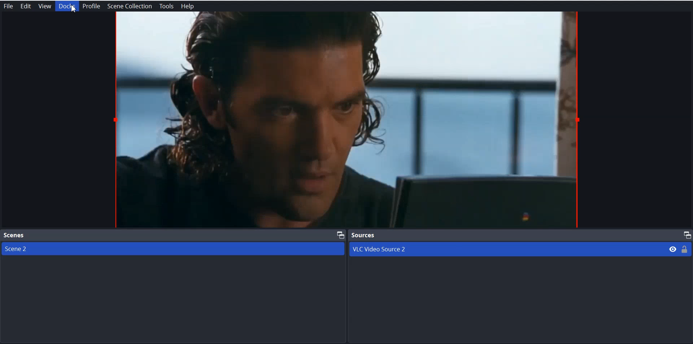  I want to click on Edit, so click(25, 6).